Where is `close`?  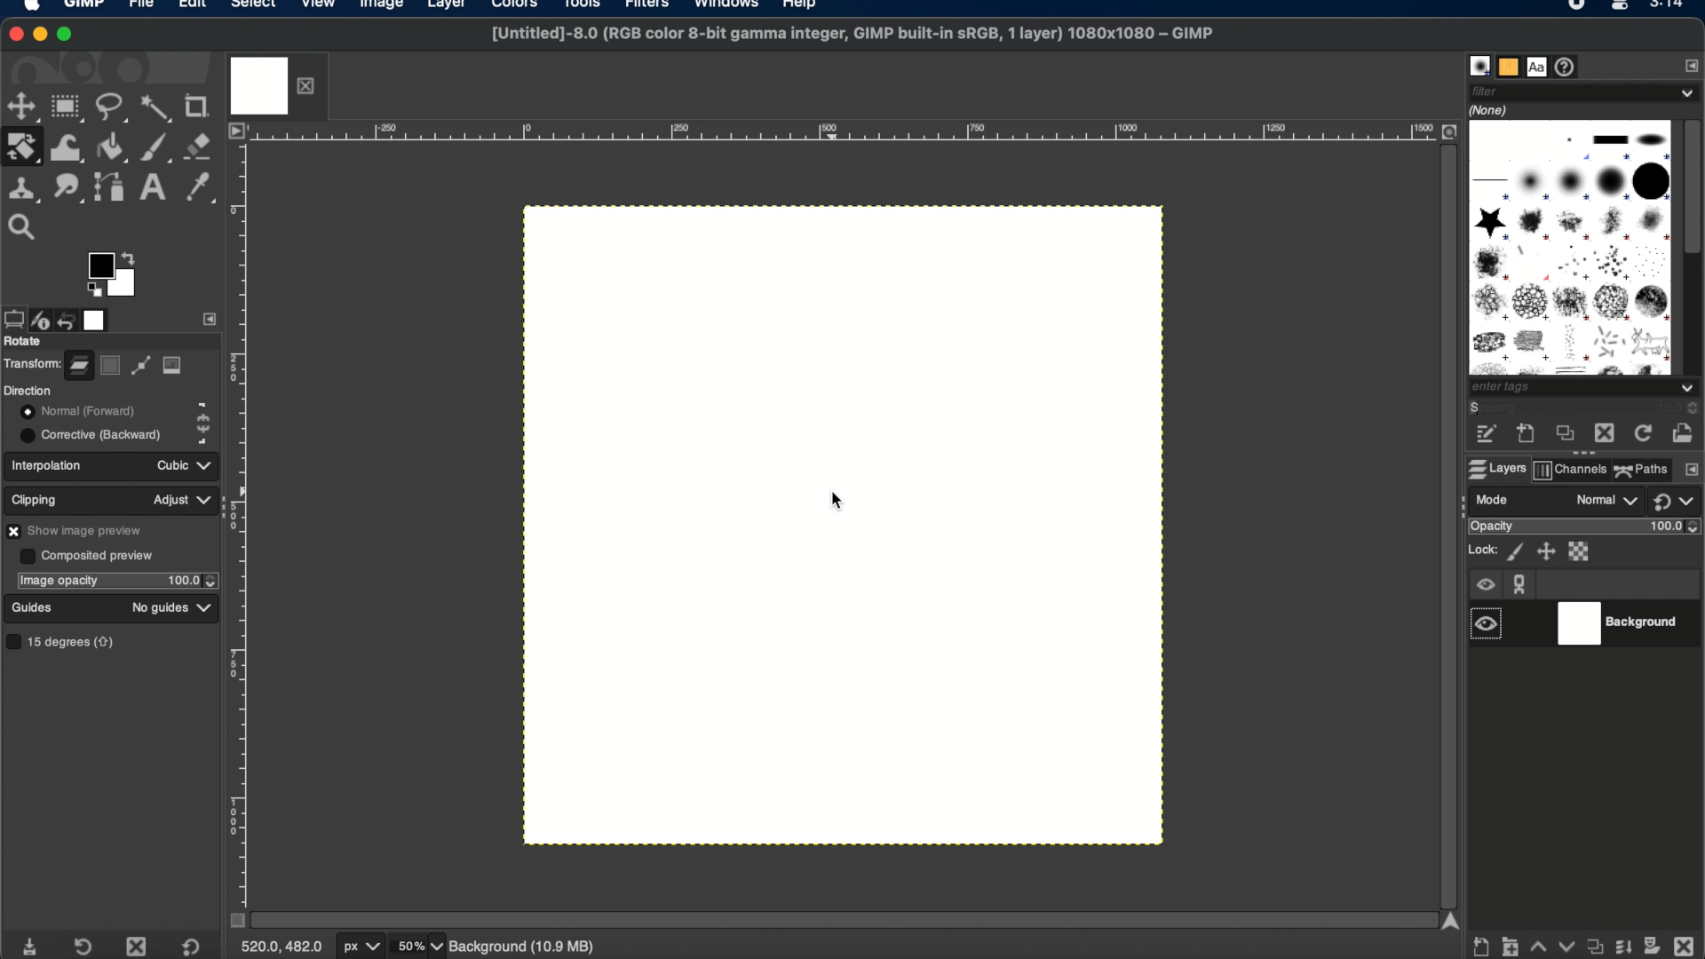
close is located at coordinates (17, 32).